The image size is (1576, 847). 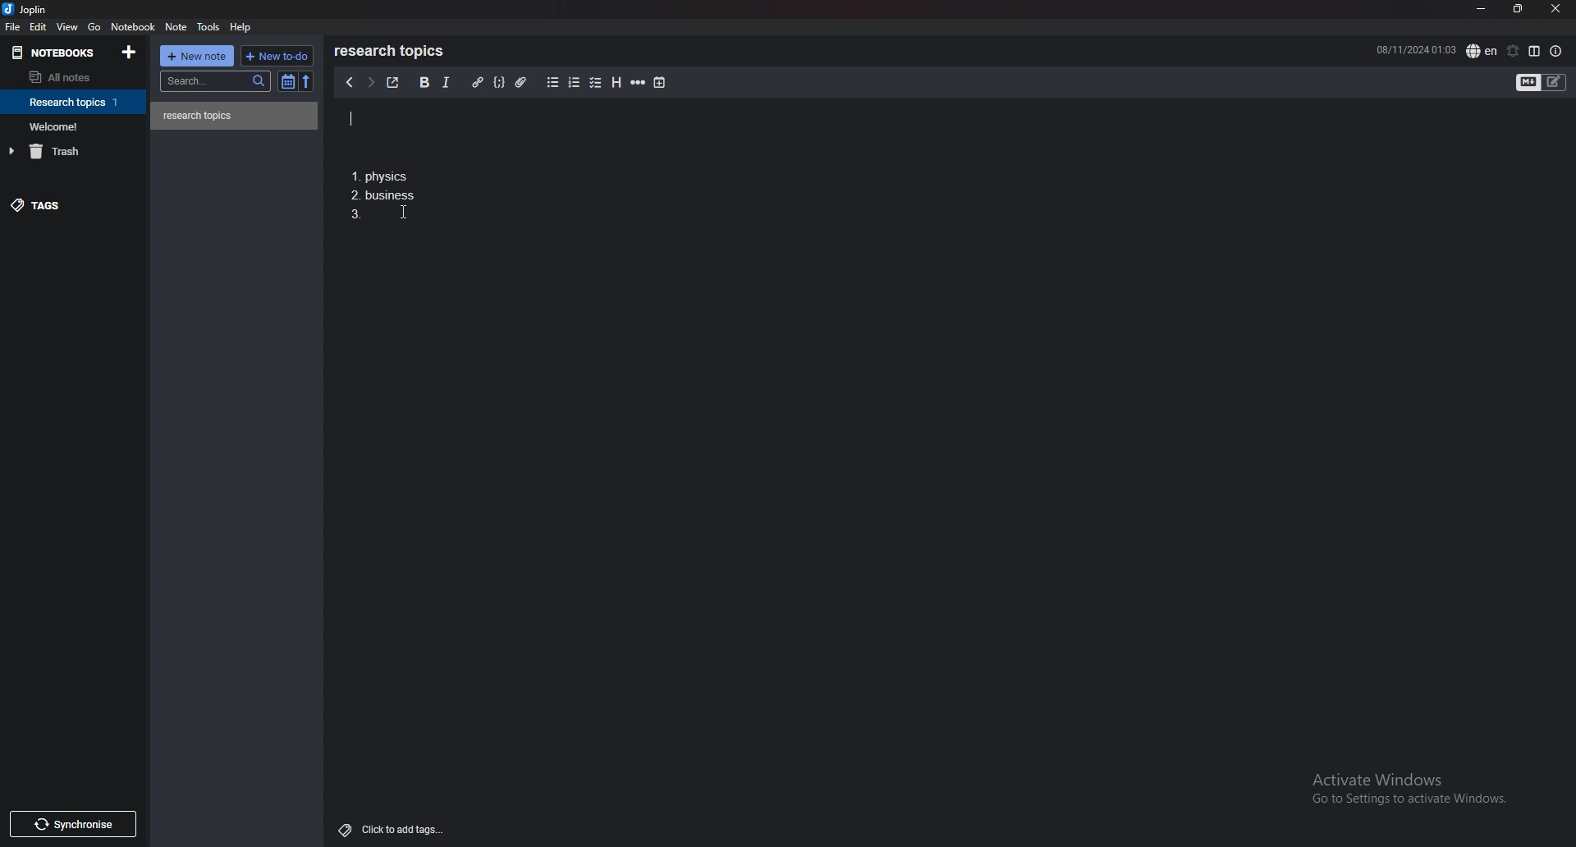 What do you see at coordinates (38, 26) in the screenshot?
I see `edit` at bounding box center [38, 26].